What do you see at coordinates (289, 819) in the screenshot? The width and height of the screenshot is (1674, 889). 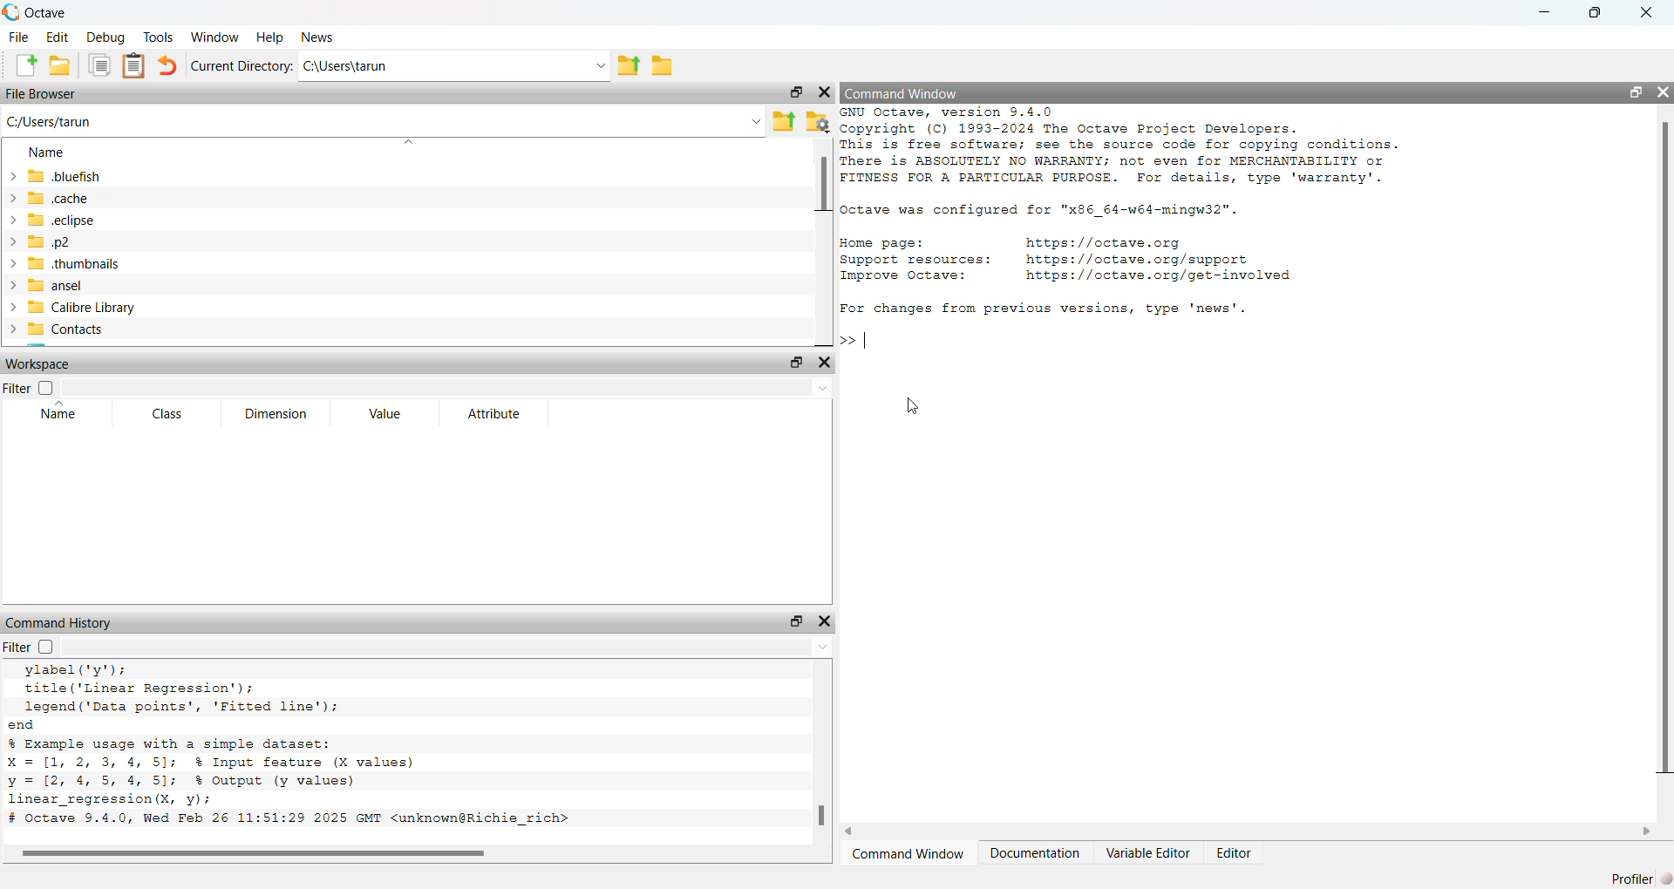 I see `octave version and date` at bounding box center [289, 819].